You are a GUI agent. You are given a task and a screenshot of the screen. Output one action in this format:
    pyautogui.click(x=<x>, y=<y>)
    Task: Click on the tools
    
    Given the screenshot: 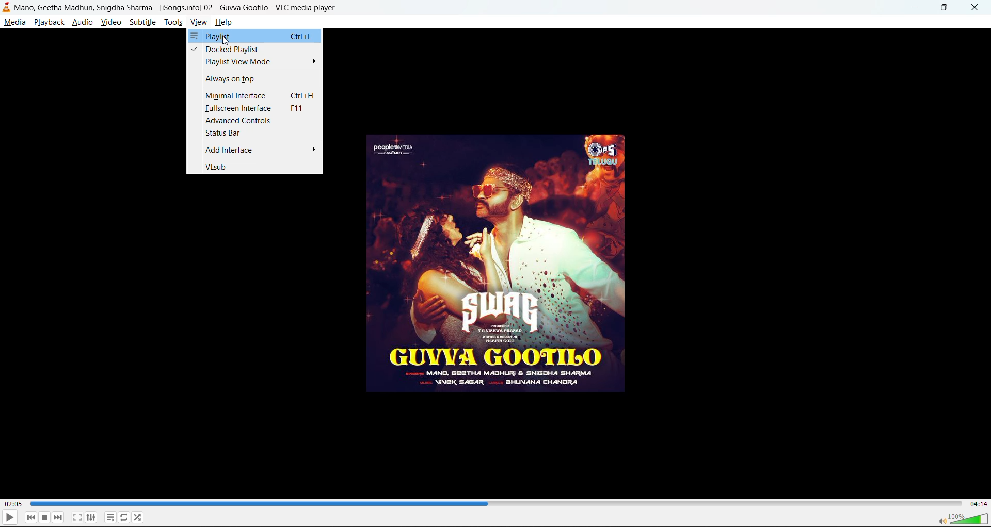 What is the action you would take?
    pyautogui.click(x=173, y=22)
    